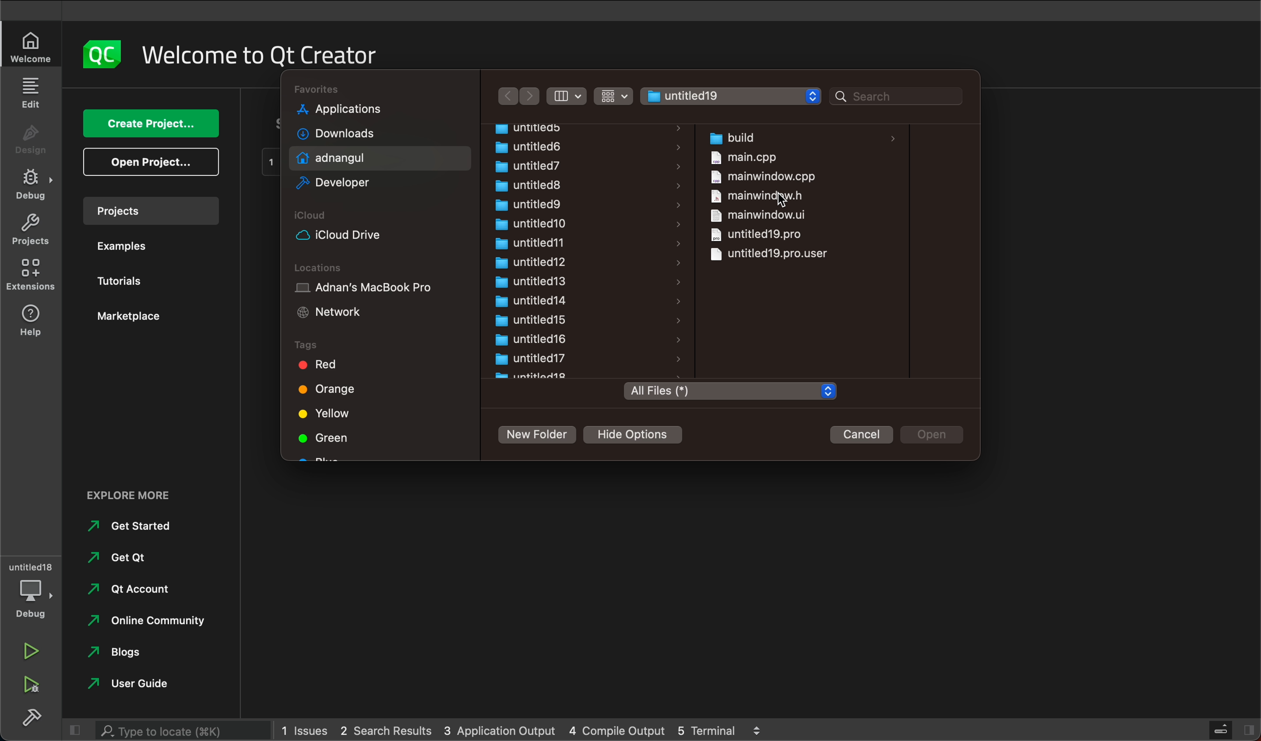  Describe the element at coordinates (804, 135) in the screenshot. I see `files and folders` at that location.